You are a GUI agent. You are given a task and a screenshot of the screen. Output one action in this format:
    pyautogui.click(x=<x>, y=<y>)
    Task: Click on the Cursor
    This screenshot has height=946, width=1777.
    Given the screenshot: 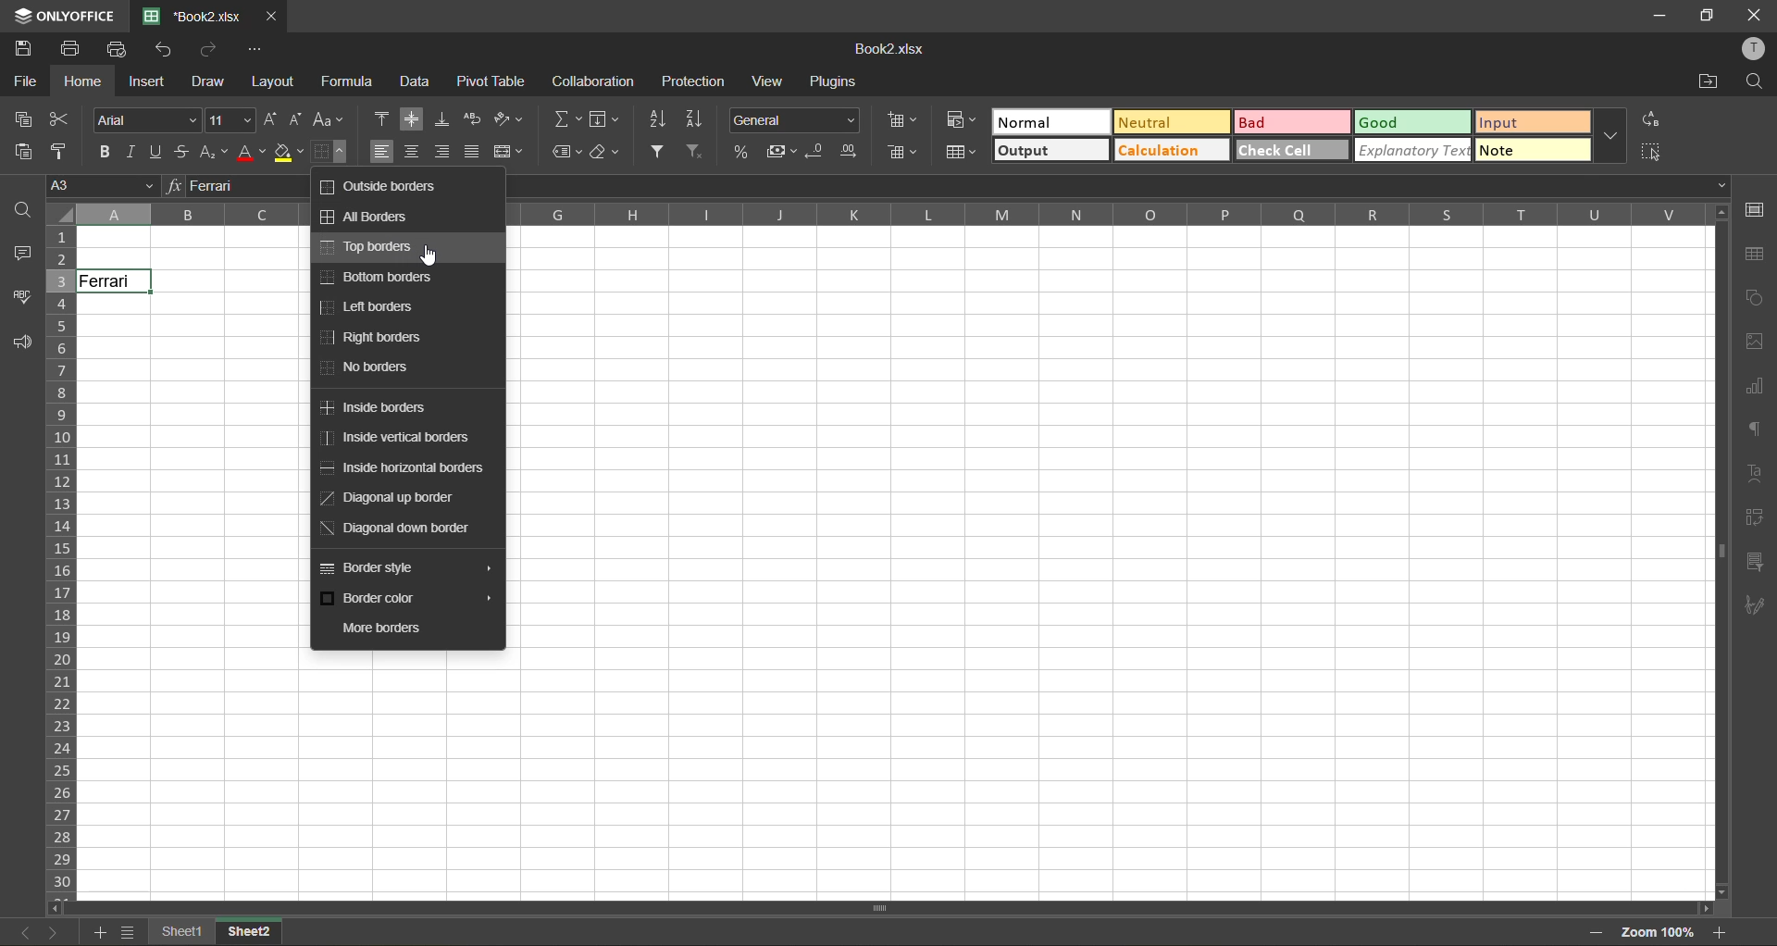 What is the action you would take?
    pyautogui.click(x=438, y=256)
    